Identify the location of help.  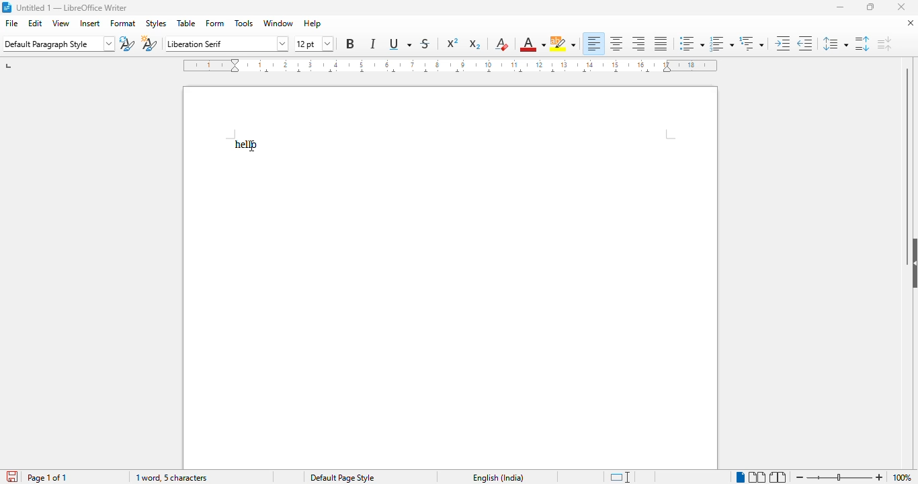
(312, 24).